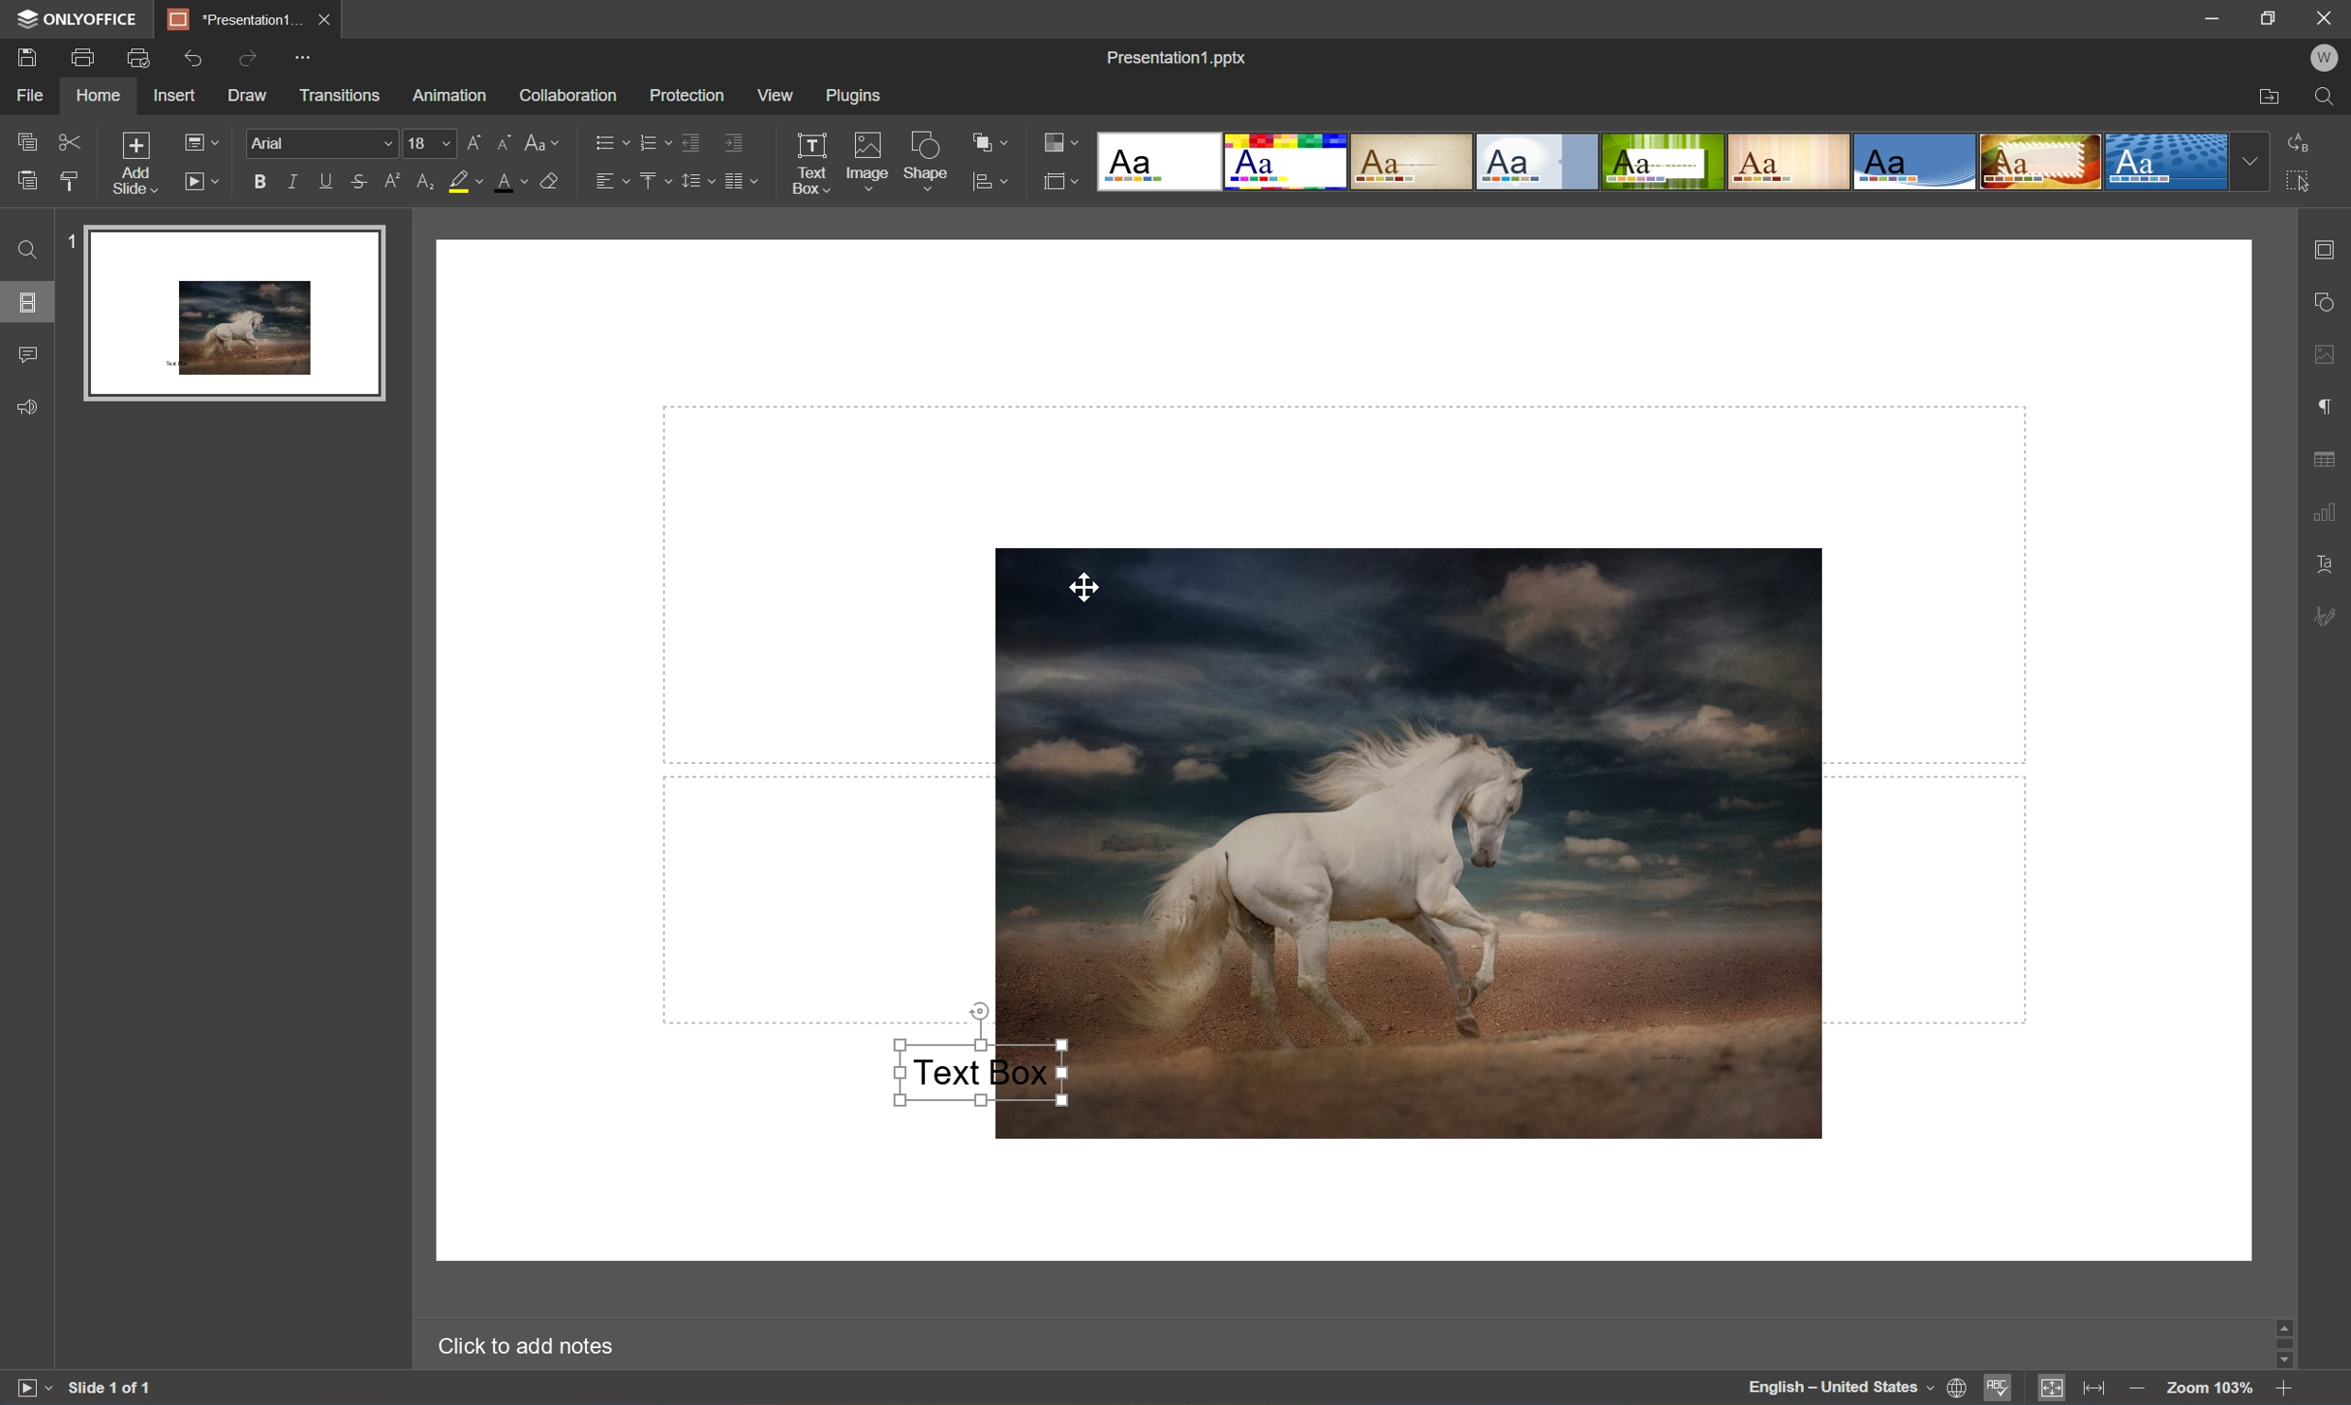 This screenshot has height=1405, width=2351. Describe the element at coordinates (252, 97) in the screenshot. I see `Draw` at that location.